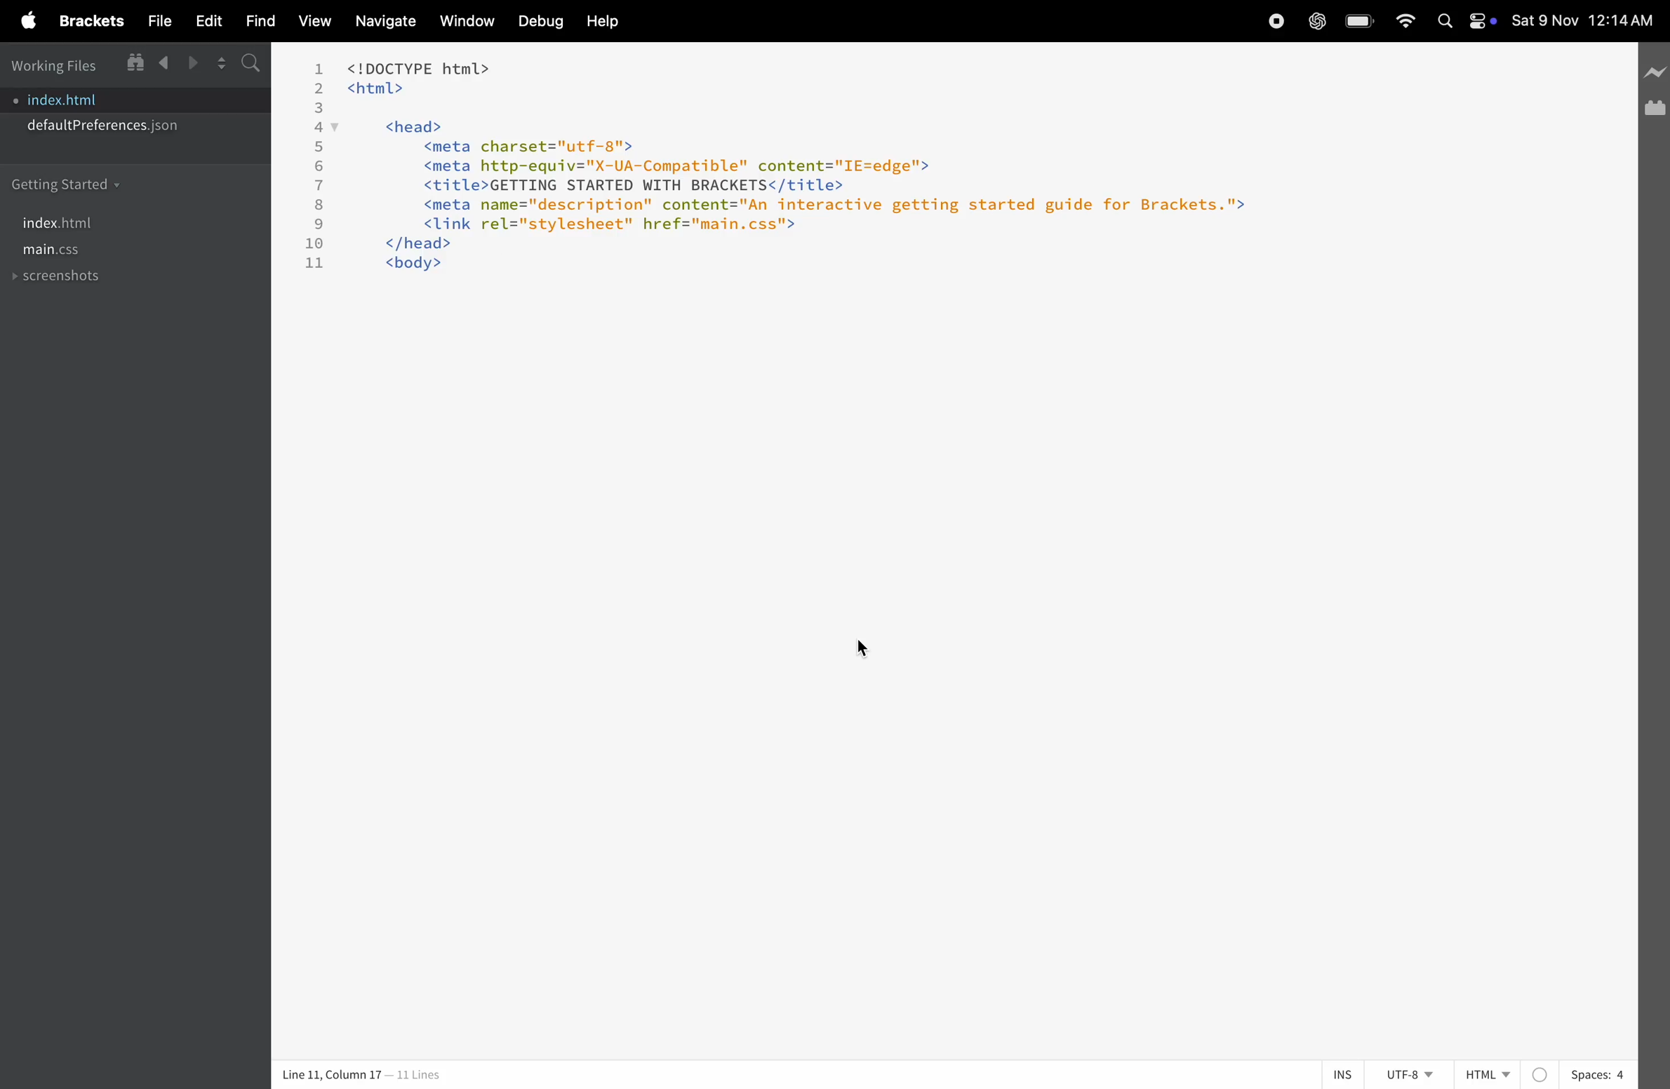 This screenshot has width=1670, height=1089. I want to click on view, so click(312, 23).